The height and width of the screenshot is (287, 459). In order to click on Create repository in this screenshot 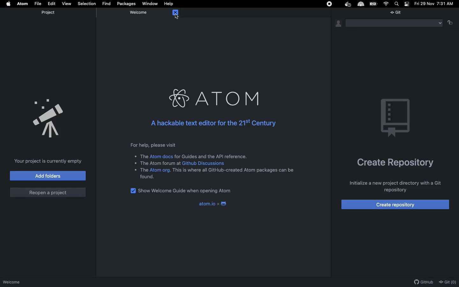, I will do `click(396, 165)`.